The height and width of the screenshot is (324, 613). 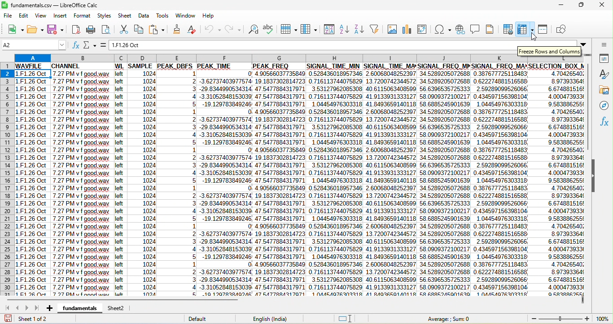 I want to click on drag to view columns, so click(x=18, y=308).